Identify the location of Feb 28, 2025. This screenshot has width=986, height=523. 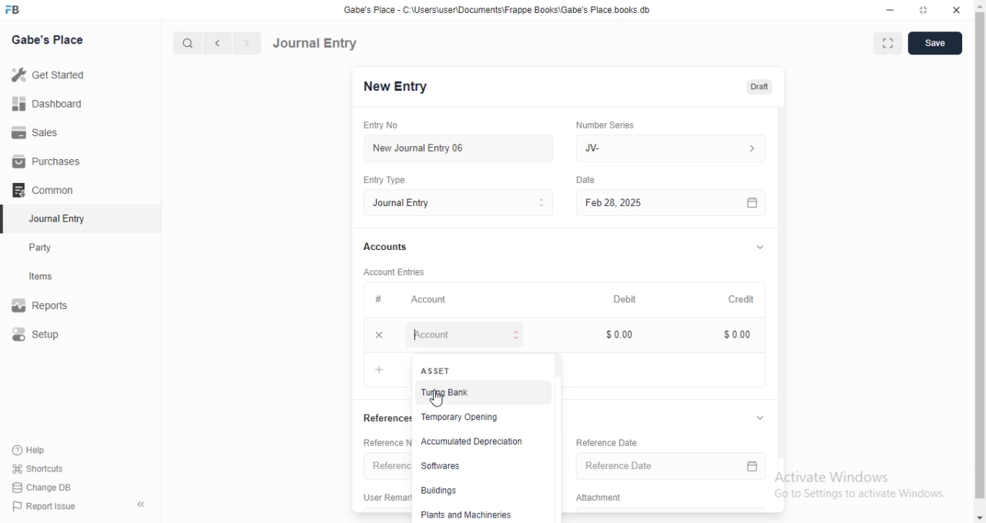
(662, 202).